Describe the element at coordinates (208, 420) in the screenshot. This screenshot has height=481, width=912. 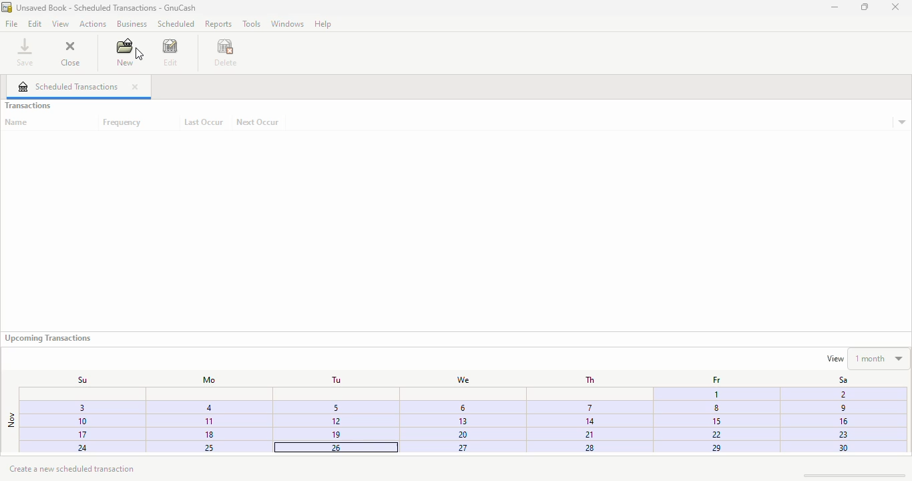
I see `1` at that location.